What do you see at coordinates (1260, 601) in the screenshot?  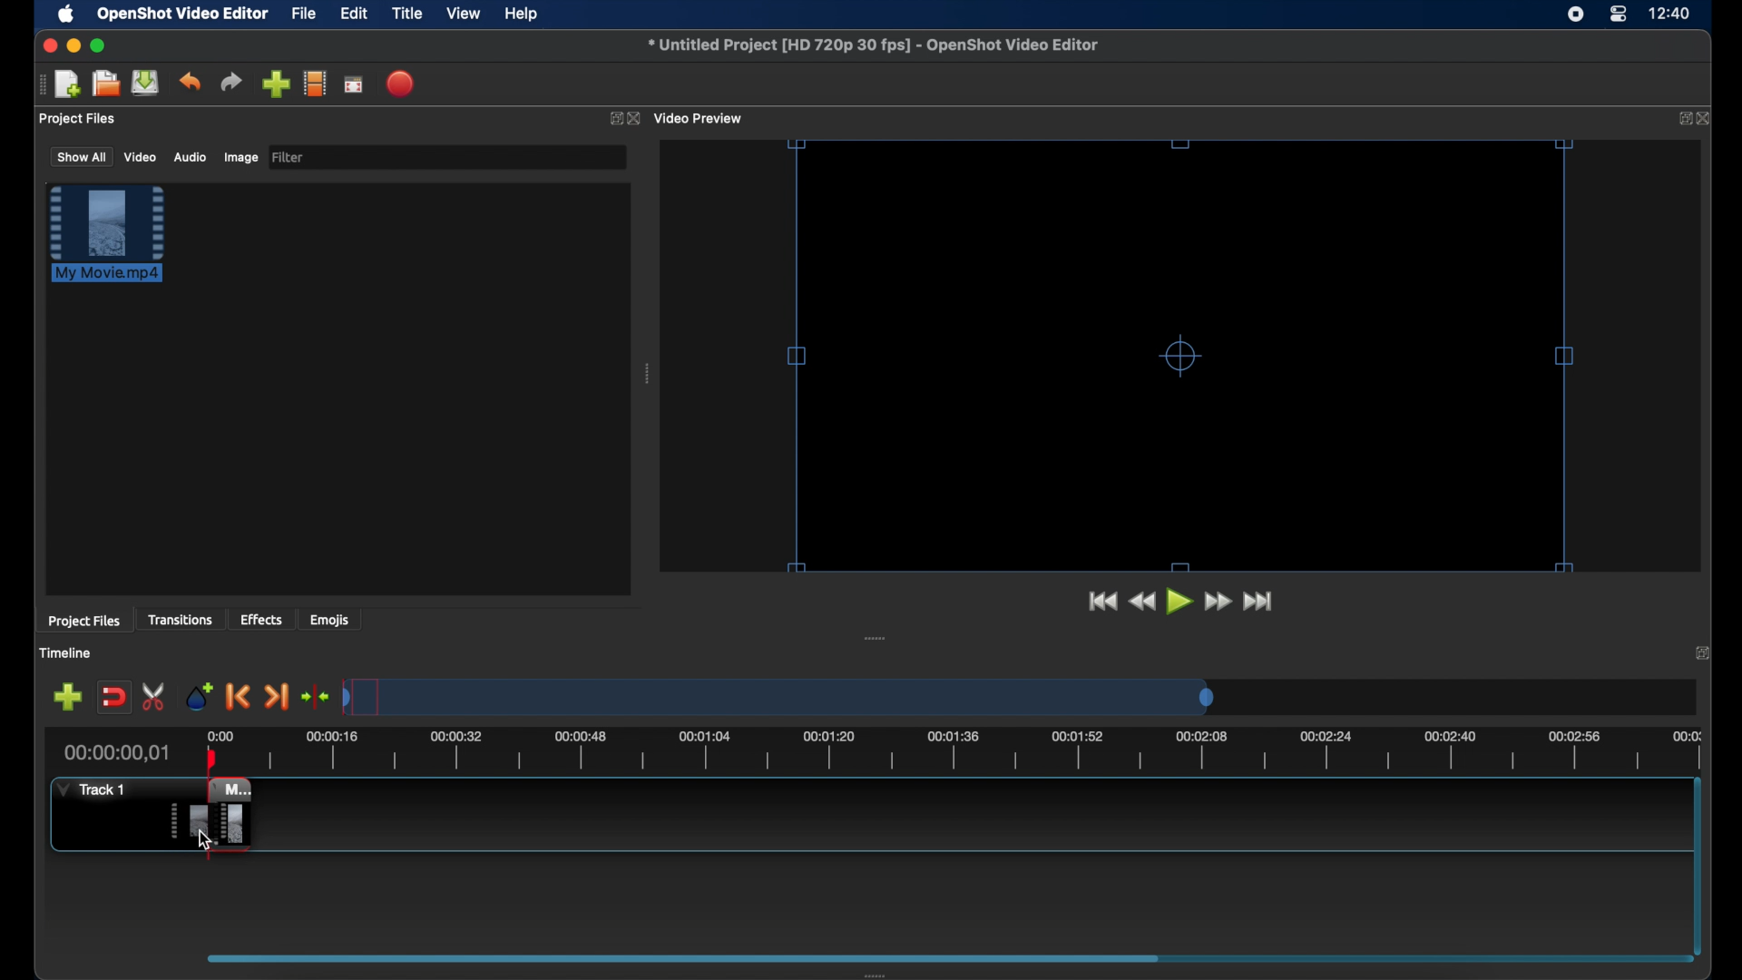 I see `jump to start` at bounding box center [1260, 601].